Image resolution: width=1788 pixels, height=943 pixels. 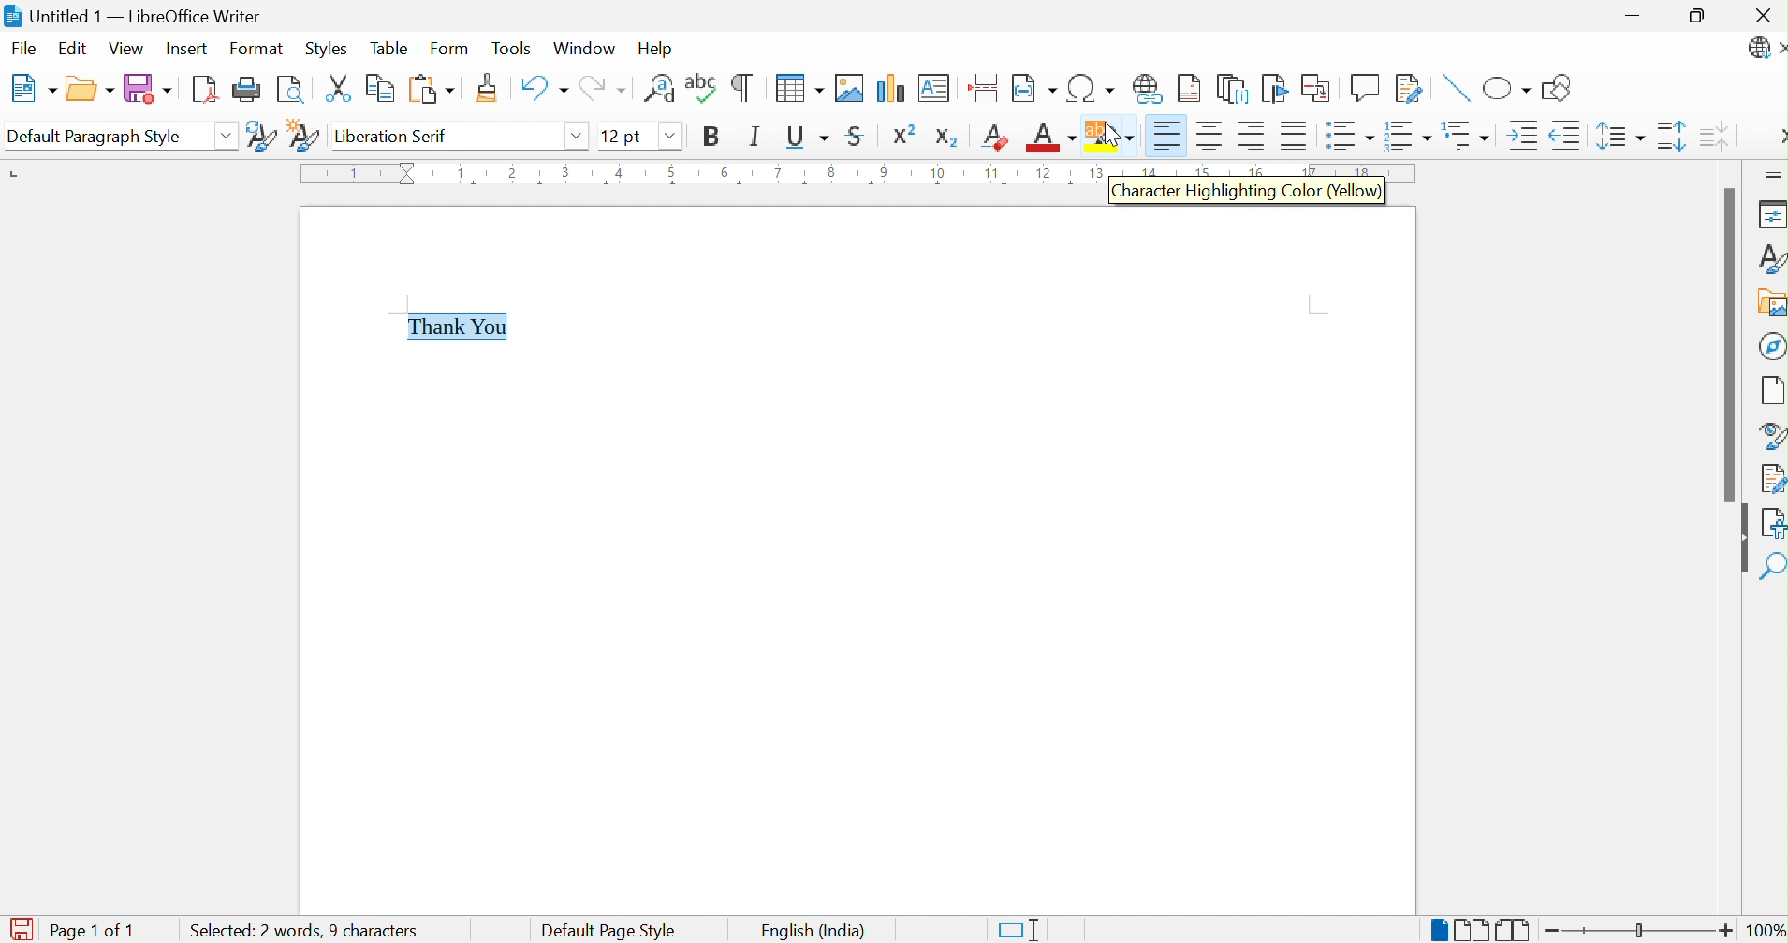 What do you see at coordinates (20, 928) in the screenshot?
I see `The document has been modified. Click to save the document.` at bounding box center [20, 928].